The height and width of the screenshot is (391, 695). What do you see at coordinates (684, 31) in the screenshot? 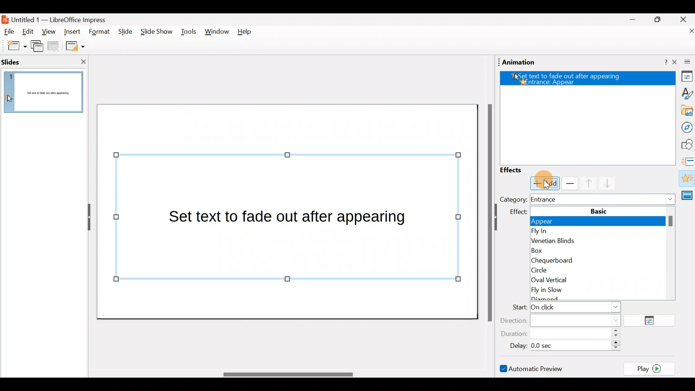
I see `Close document` at bounding box center [684, 31].